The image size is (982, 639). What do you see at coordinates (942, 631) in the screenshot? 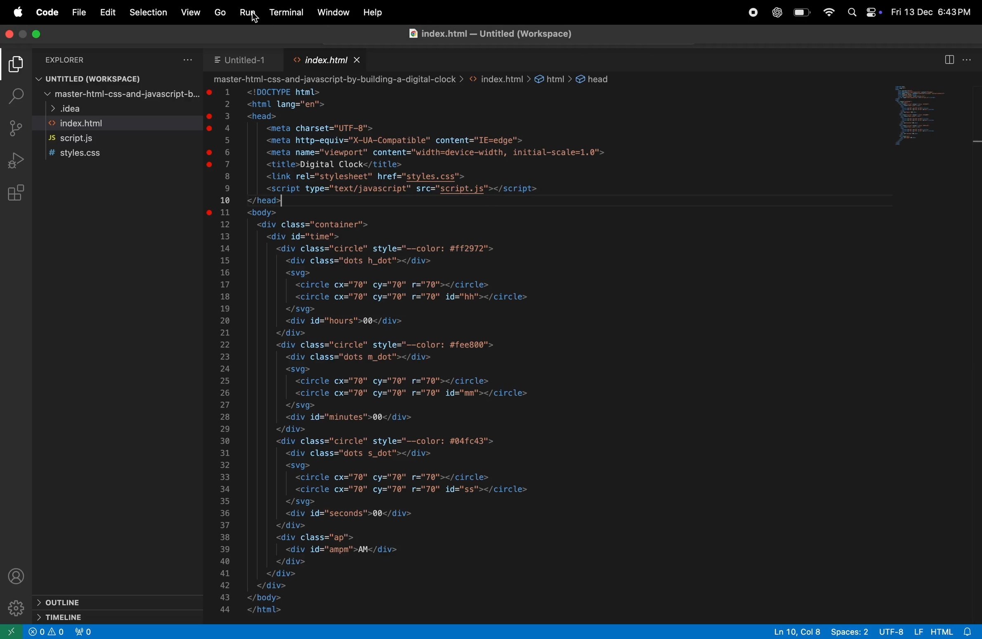
I see `Lf Html` at bounding box center [942, 631].